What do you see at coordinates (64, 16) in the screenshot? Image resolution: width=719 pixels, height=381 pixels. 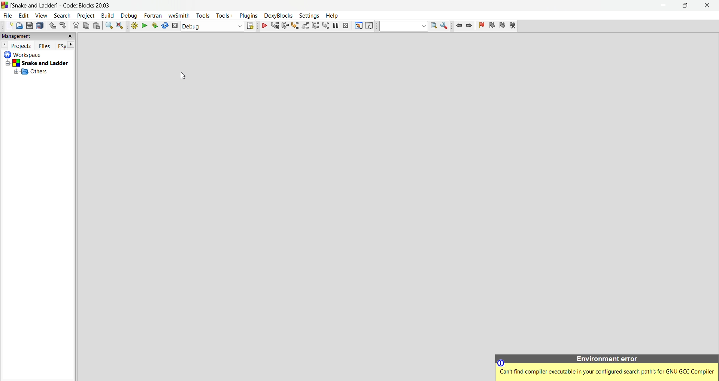 I see `search` at bounding box center [64, 16].